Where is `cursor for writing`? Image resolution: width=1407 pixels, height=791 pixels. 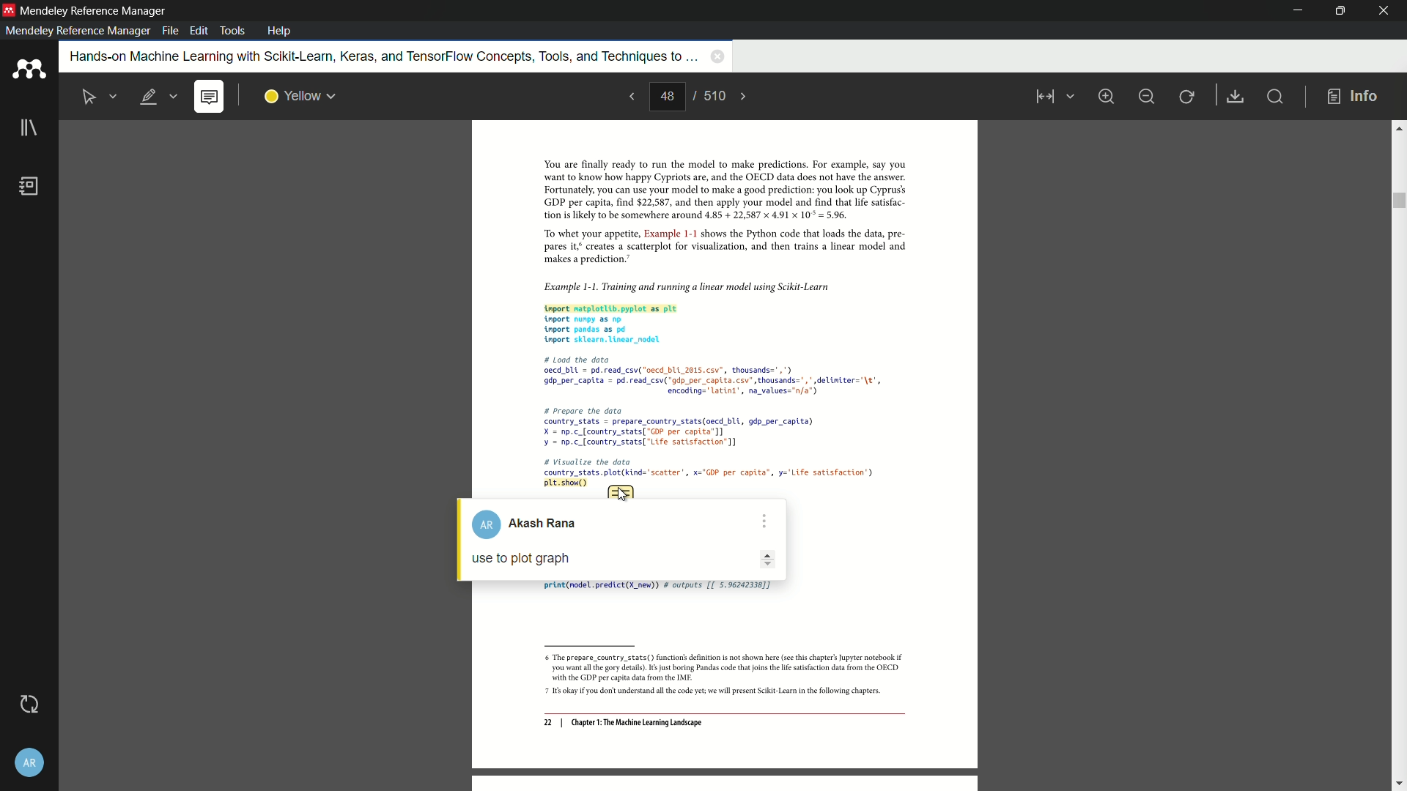 cursor for writing is located at coordinates (621, 560).